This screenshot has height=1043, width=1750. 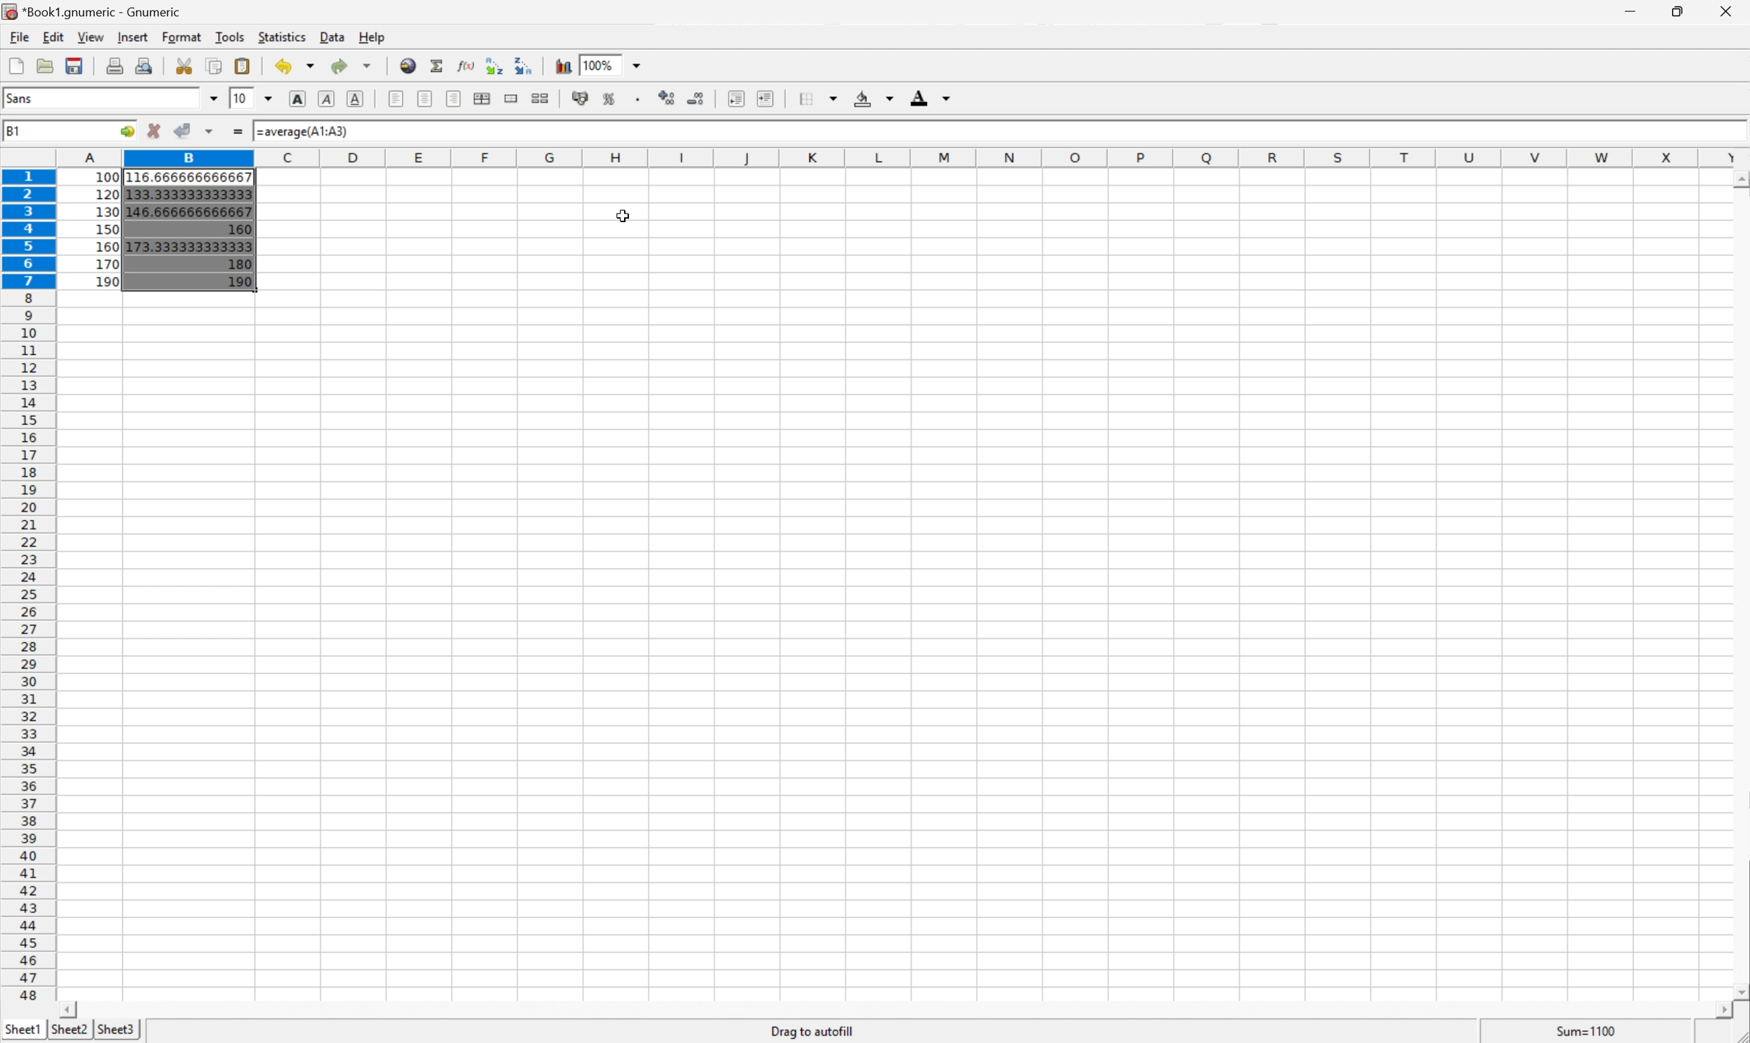 What do you see at coordinates (525, 66) in the screenshot?
I see `Sort the selected region in descending order based on the first column selected` at bounding box center [525, 66].